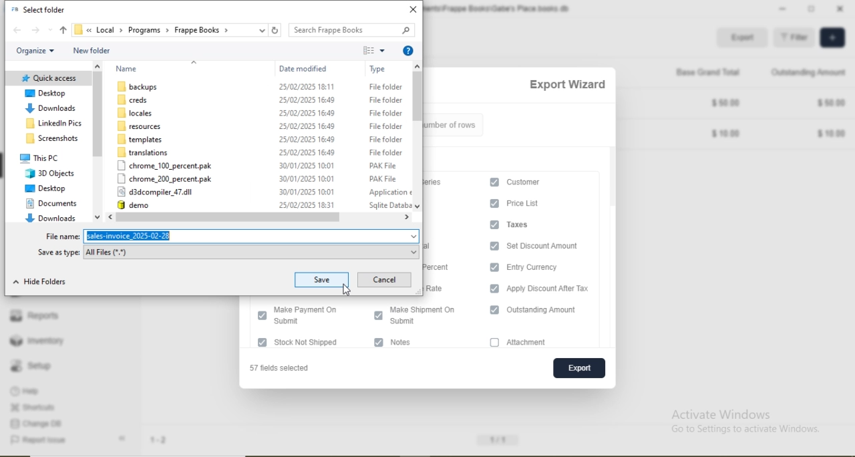  I want to click on Sqlte Databa, so click(390, 205).